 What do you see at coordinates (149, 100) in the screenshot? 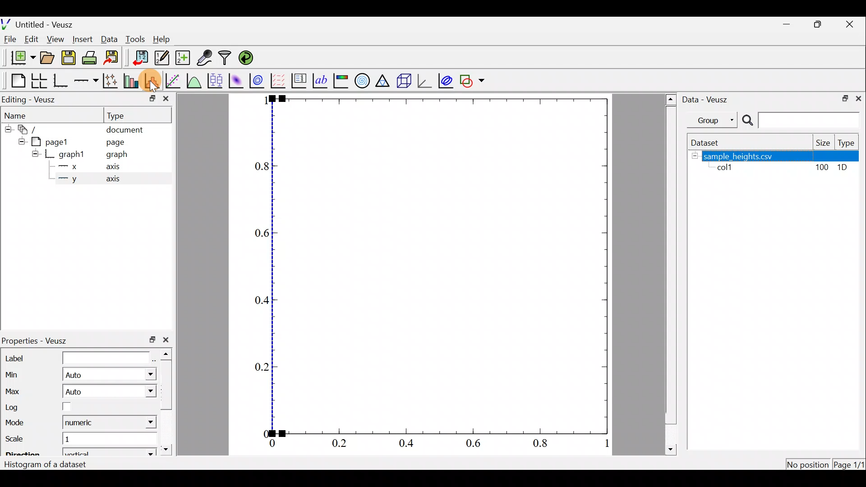
I see `restore down` at bounding box center [149, 100].